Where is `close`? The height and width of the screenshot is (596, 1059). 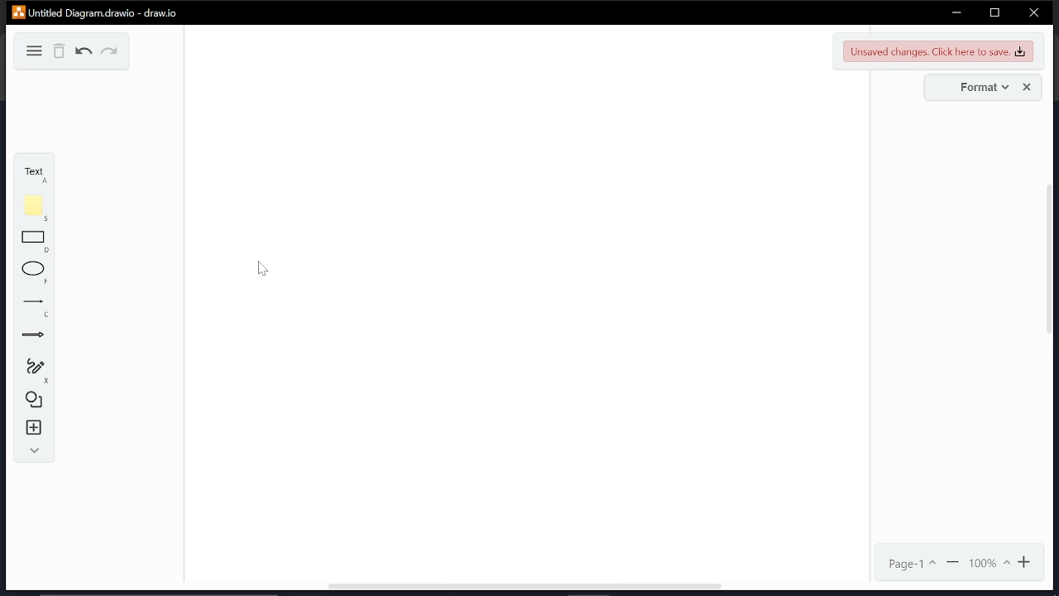 close is located at coordinates (1033, 14).